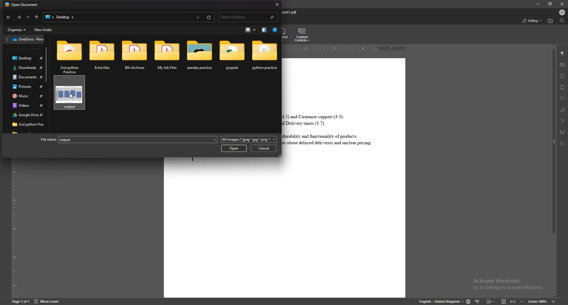  Describe the element at coordinates (490, 301) in the screenshot. I see `track changes` at that location.